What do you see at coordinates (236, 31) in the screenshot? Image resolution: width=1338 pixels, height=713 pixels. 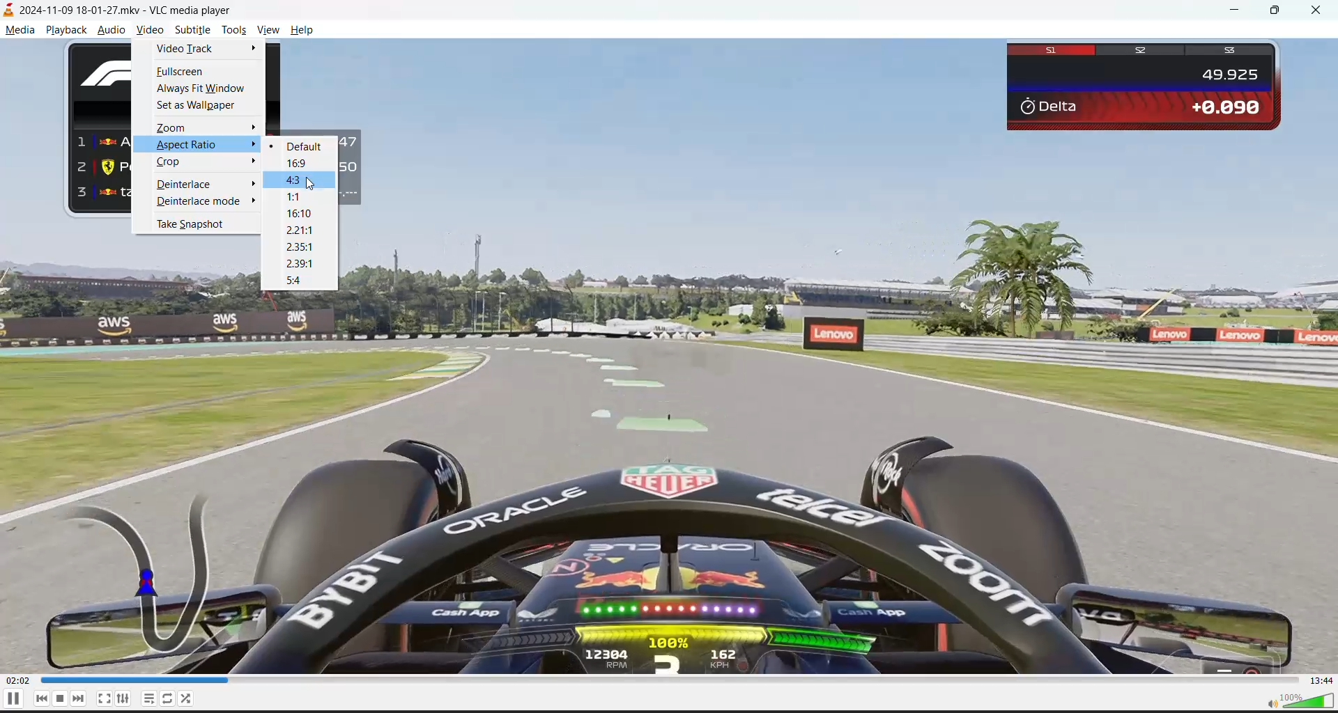 I see `tools` at bounding box center [236, 31].